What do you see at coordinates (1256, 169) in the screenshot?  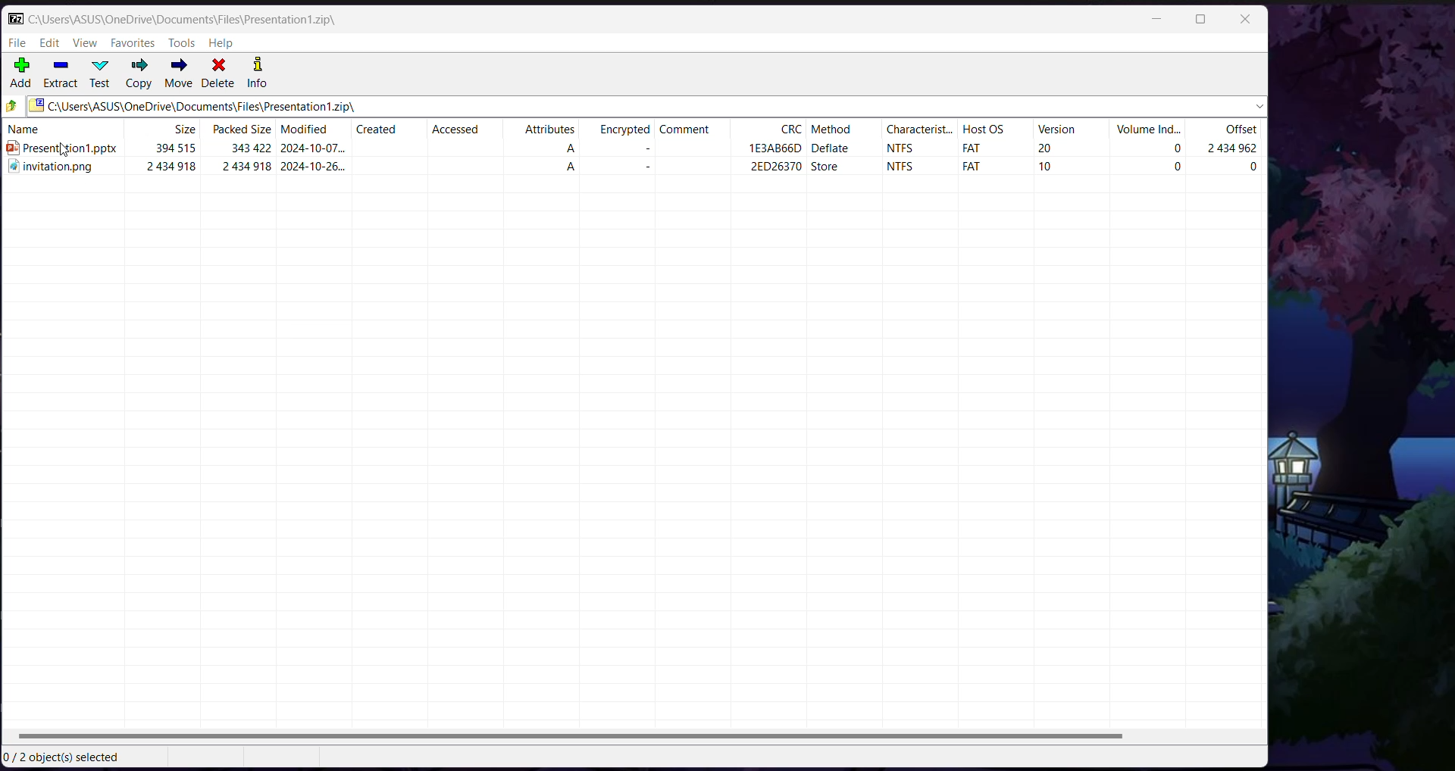 I see `0` at bounding box center [1256, 169].